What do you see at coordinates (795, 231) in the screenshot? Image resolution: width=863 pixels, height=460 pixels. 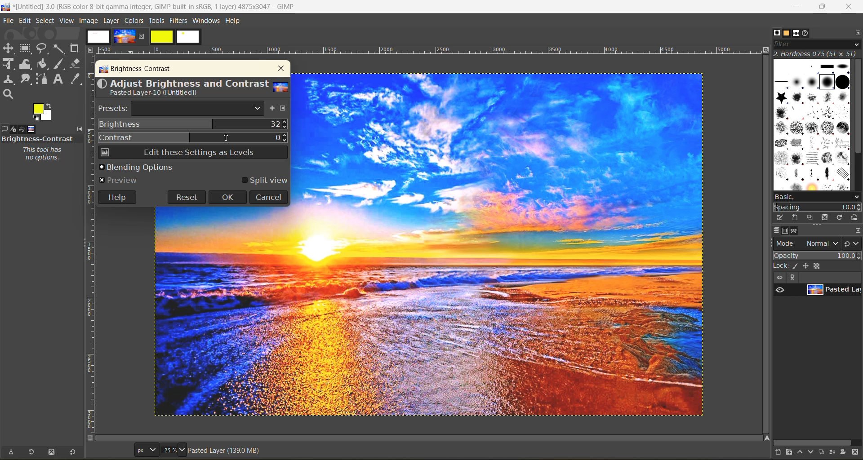 I see `paths` at bounding box center [795, 231].